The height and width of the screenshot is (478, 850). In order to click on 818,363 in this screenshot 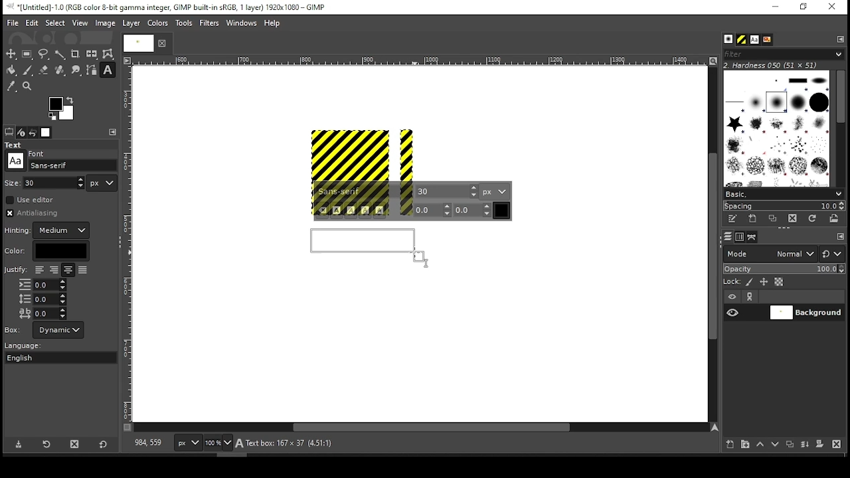, I will do `click(147, 443)`.